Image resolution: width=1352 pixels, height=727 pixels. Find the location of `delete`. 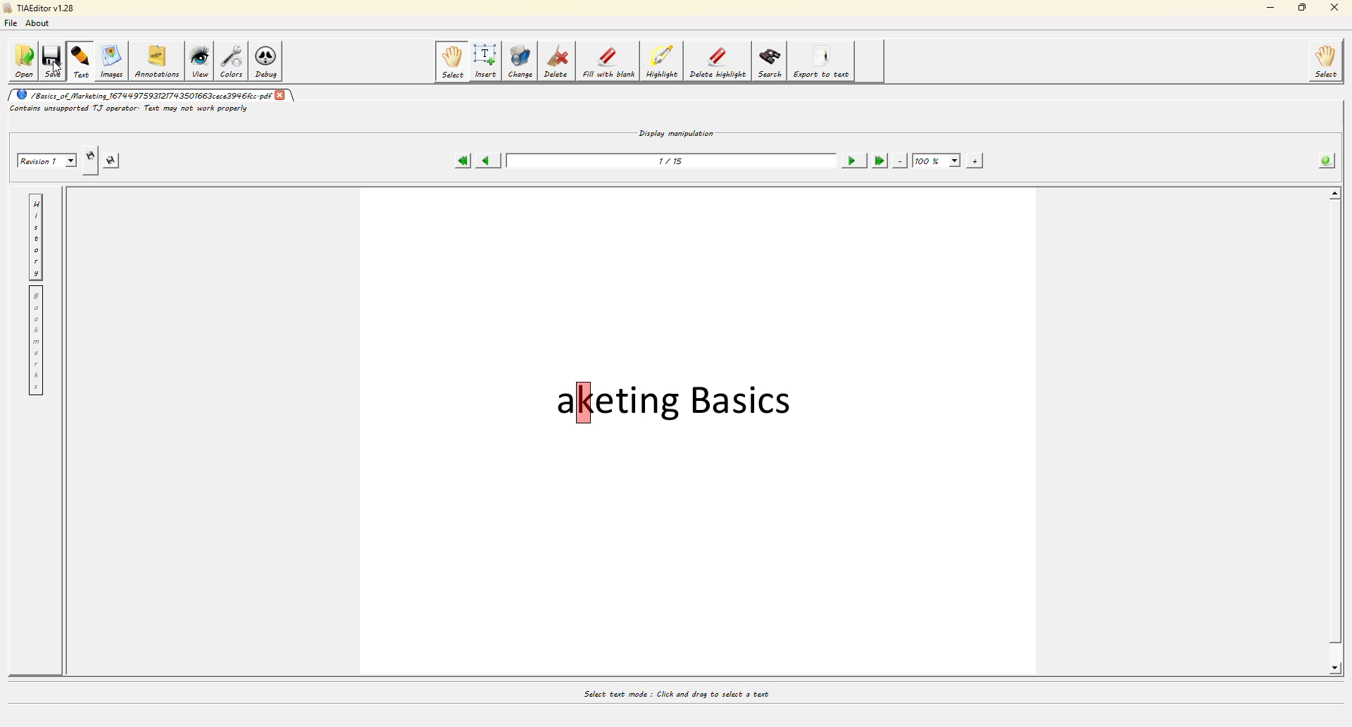

delete is located at coordinates (556, 61).